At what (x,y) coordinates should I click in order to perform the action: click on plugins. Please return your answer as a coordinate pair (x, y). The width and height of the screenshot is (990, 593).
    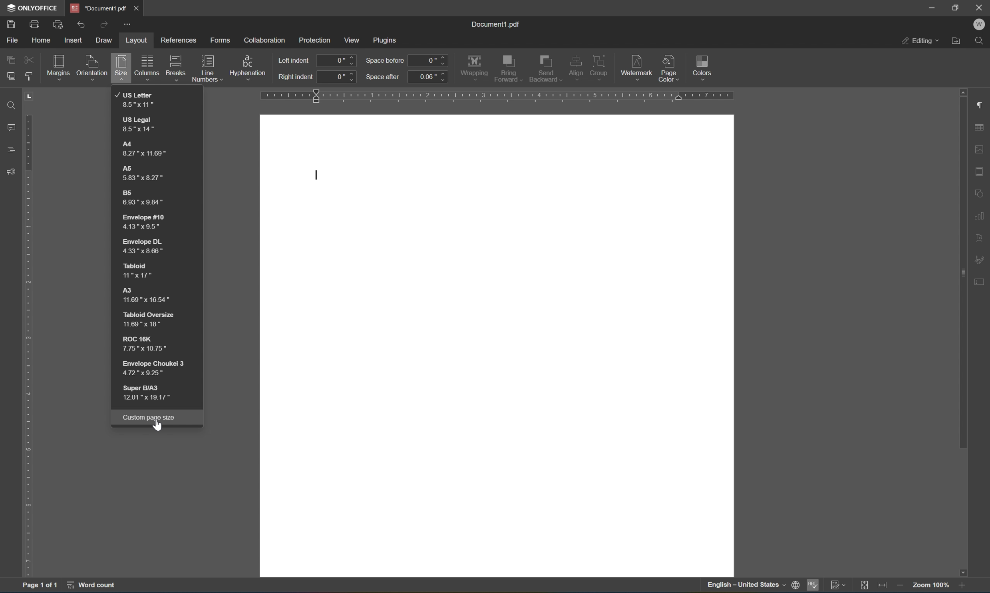
    Looking at the image, I should click on (387, 39).